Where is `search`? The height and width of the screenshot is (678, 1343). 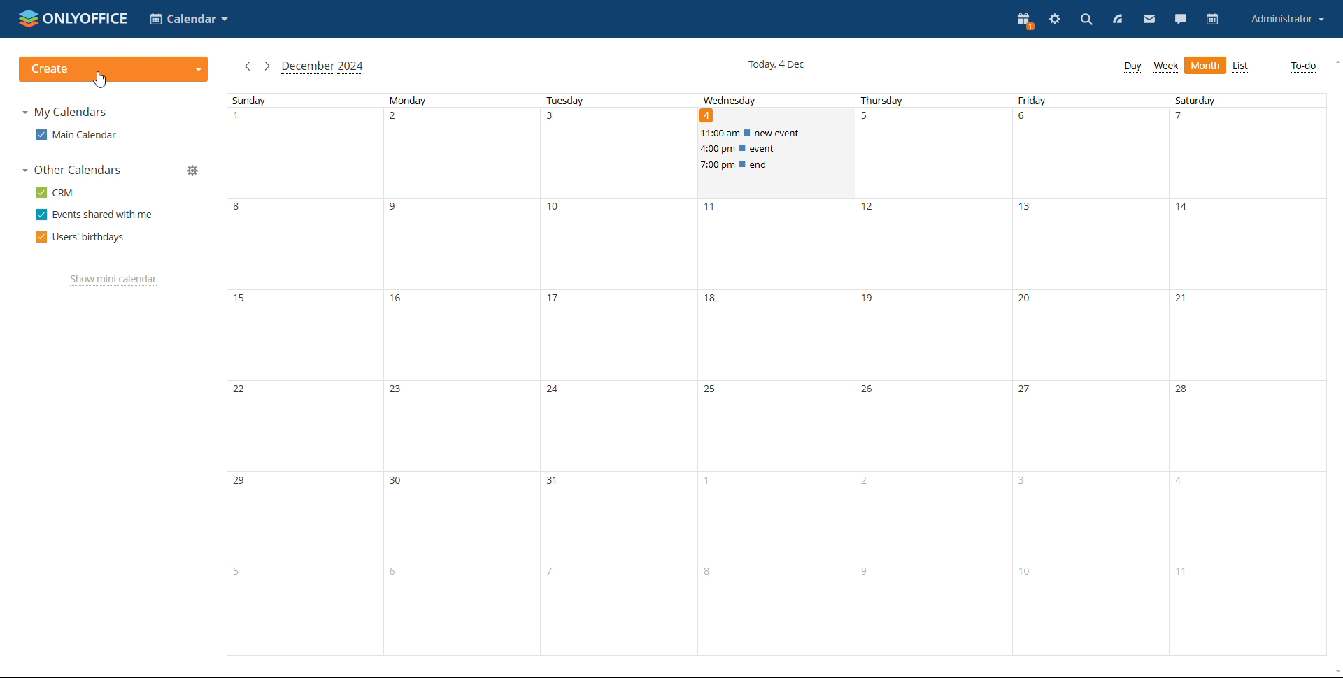
search is located at coordinates (1086, 20).